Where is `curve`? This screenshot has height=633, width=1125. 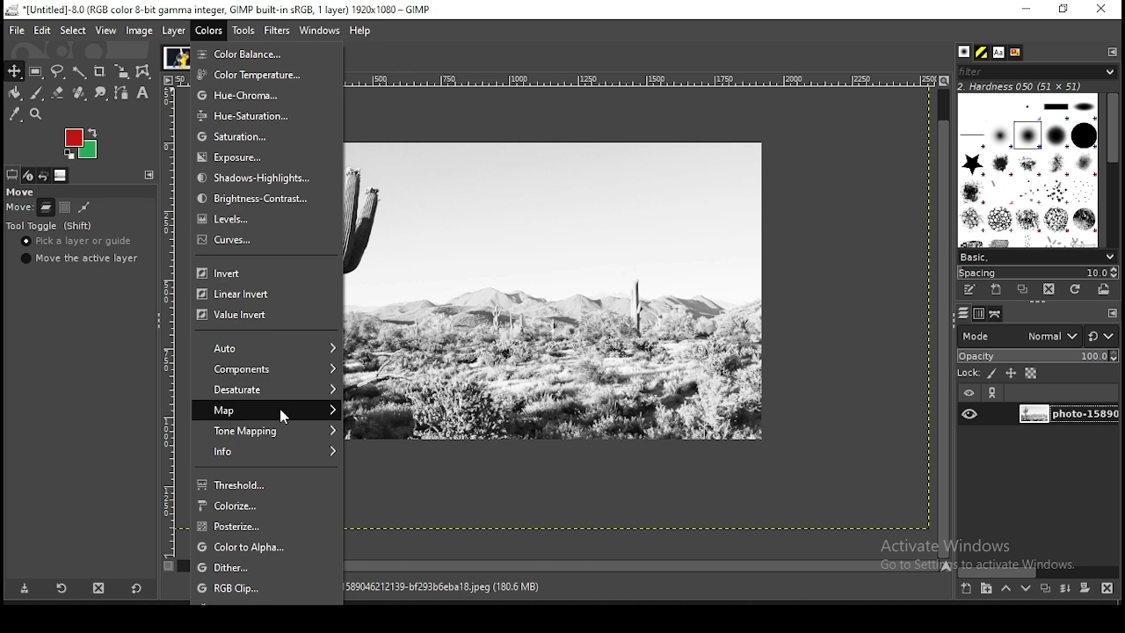
curve is located at coordinates (265, 245).